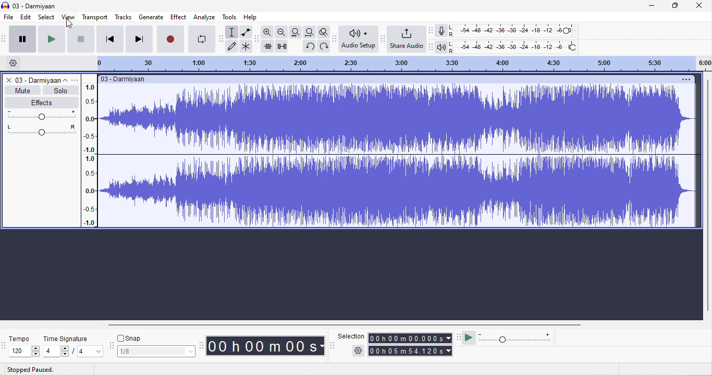 This screenshot has height=376, width=712. Describe the element at coordinates (68, 23) in the screenshot. I see `cursor` at that location.